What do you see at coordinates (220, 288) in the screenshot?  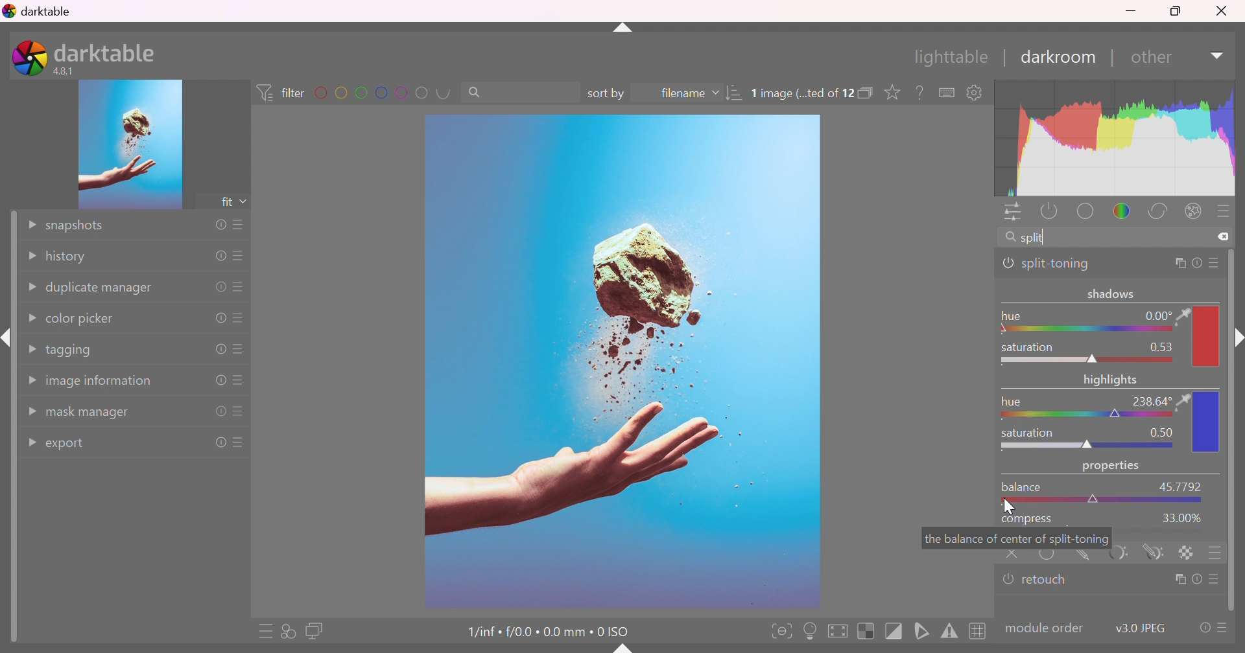 I see `reset` at bounding box center [220, 288].